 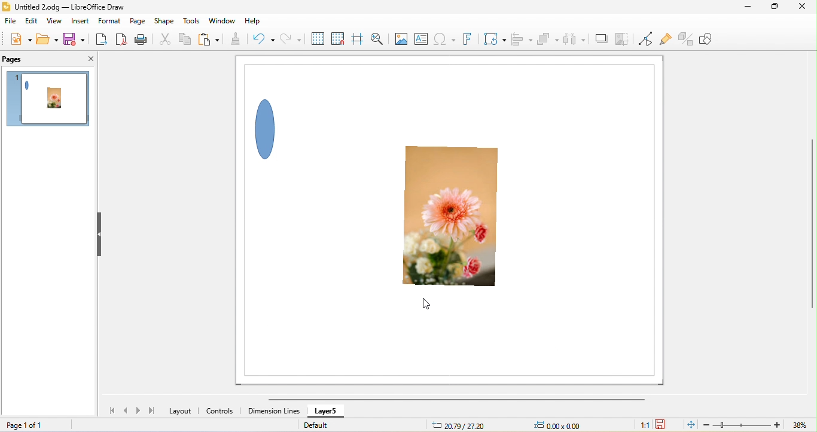 I want to click on toggle point edit mode, so click(x=639, y=39).